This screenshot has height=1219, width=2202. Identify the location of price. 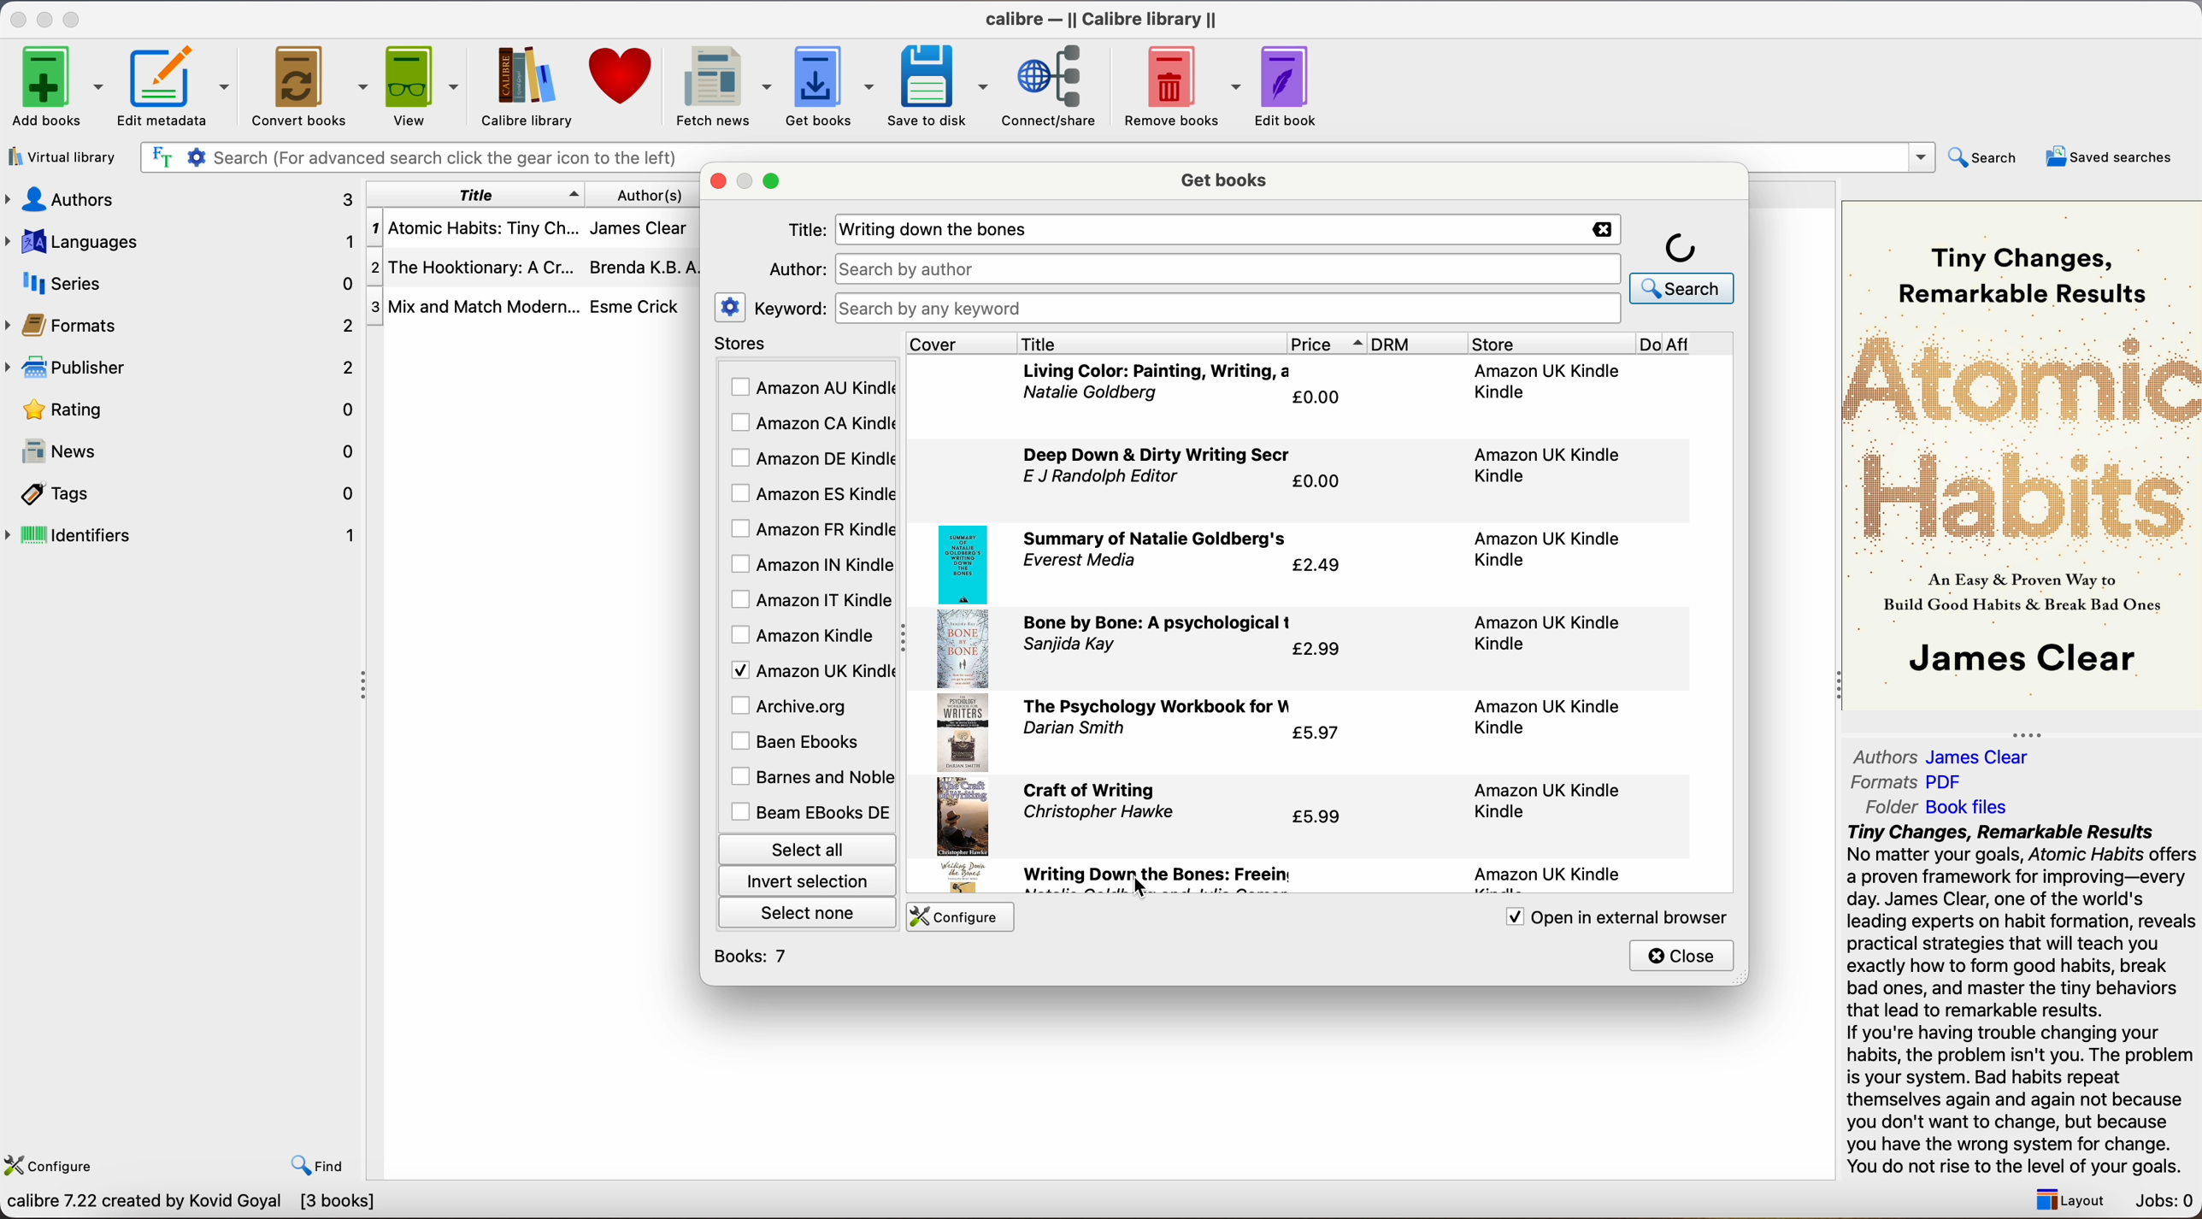
(1328, 344).